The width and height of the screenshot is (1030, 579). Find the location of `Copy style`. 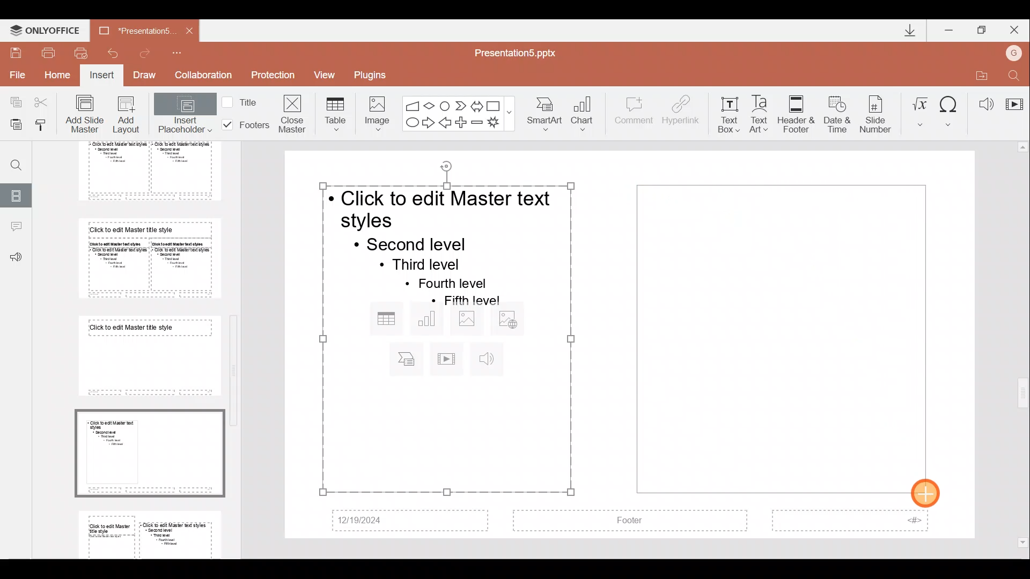

Copy style is located at coordinates (46, 124).